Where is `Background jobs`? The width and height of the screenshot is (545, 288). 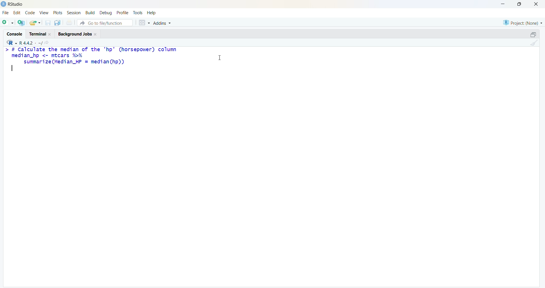
Background jobs is located at coordinates (74, 34).